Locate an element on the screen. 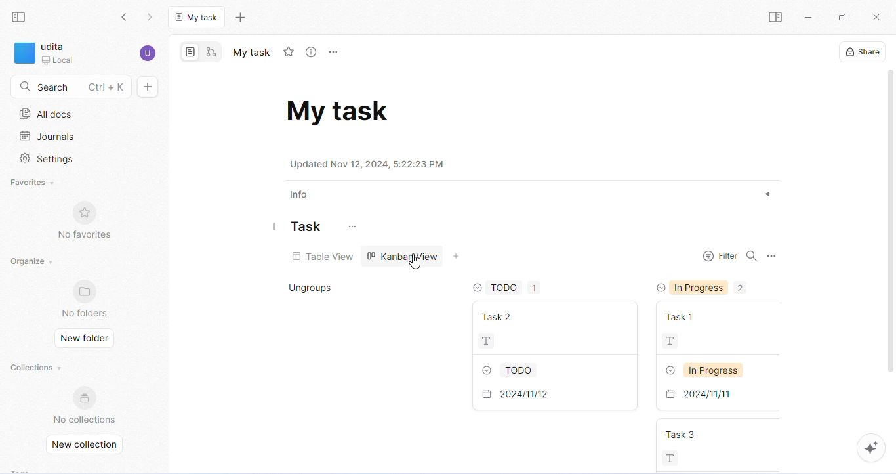  go forward is located at coordinates (153, 16).